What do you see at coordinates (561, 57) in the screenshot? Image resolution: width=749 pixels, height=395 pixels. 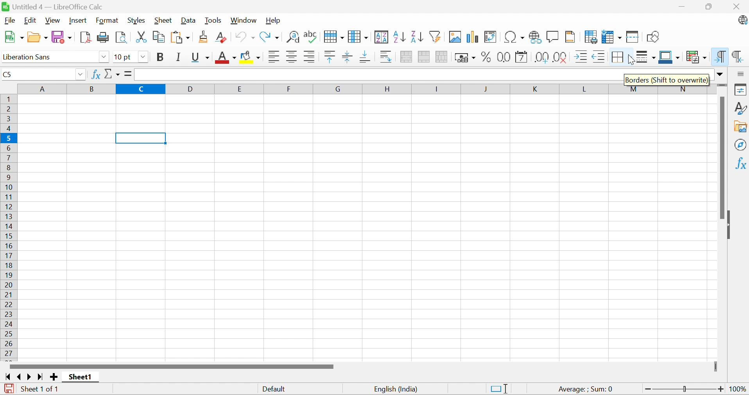 I see `Delete decimal place` at bounding box center [561, 57].